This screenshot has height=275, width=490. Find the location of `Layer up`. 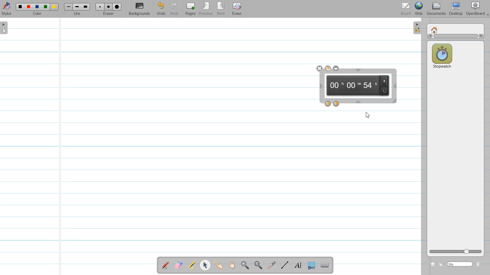

Layer up is located at coordinates (328, 104).